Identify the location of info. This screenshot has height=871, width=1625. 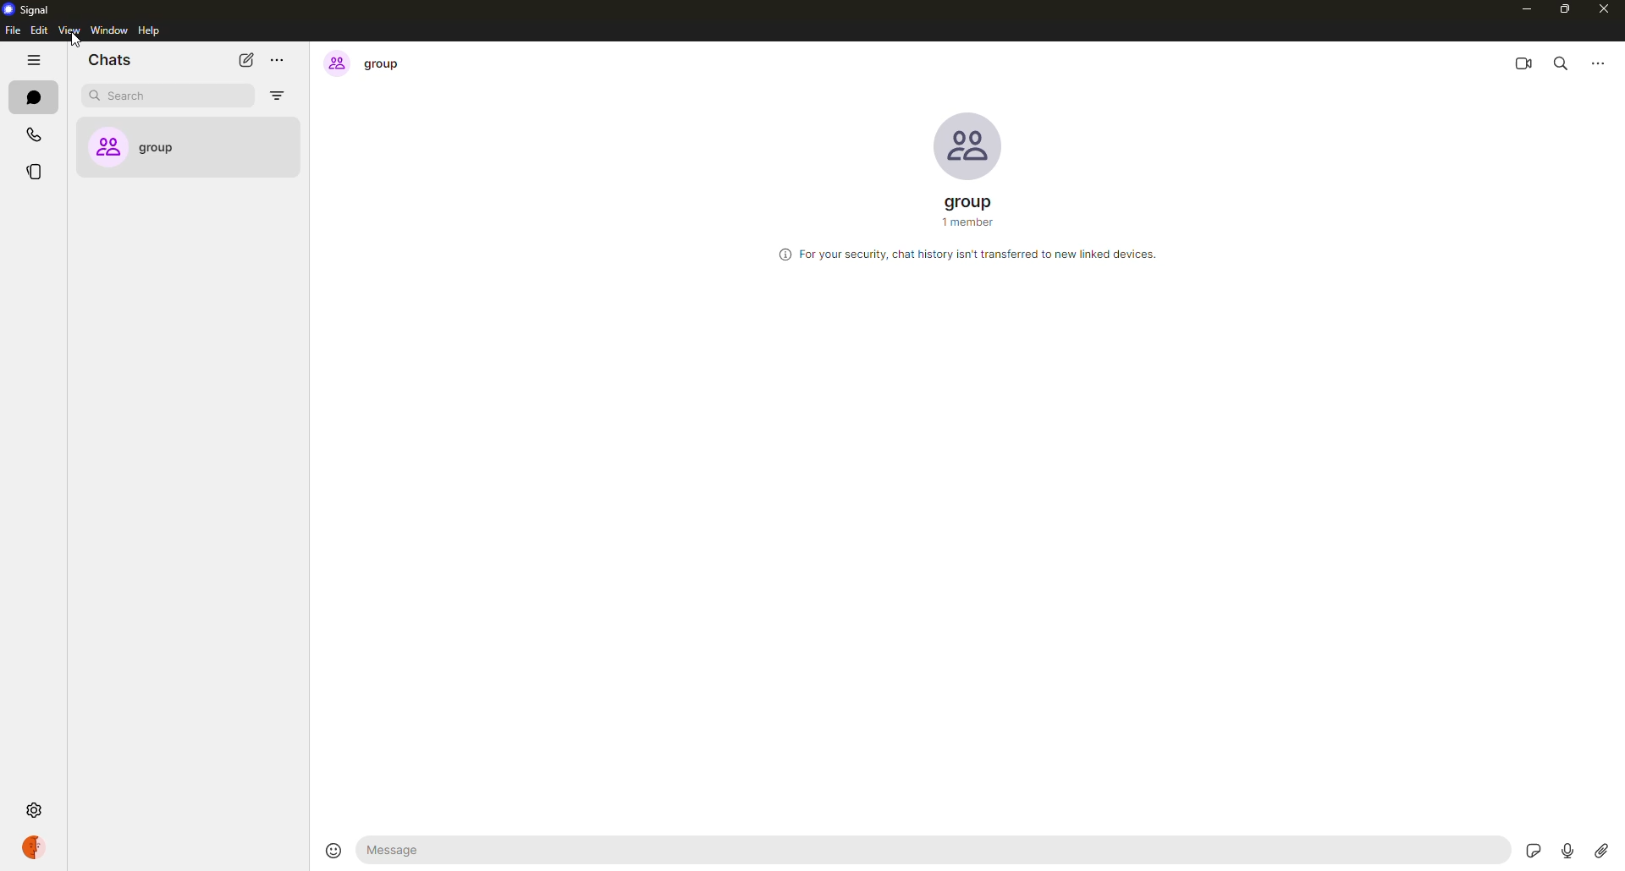
(966, 255).